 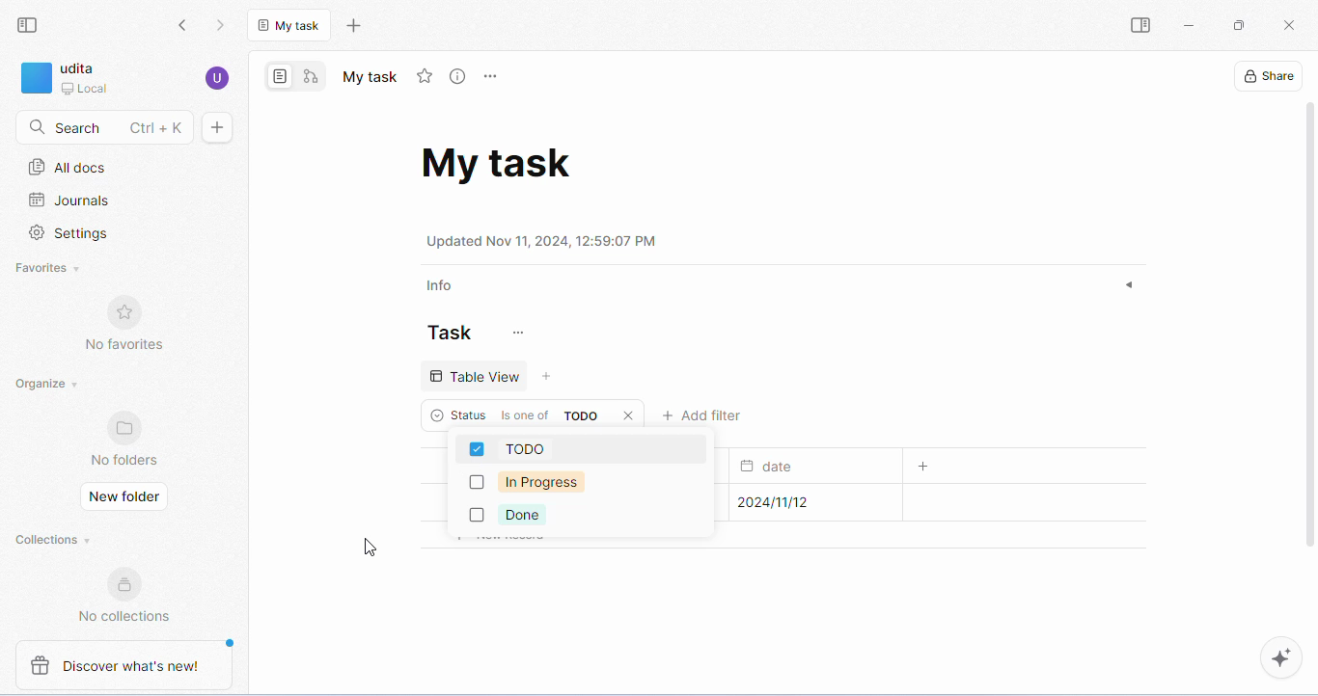 What do you see at coordinates (1279, 657) in the screenshot?
I see `AI assistant` at bounding box center [1279, 657].